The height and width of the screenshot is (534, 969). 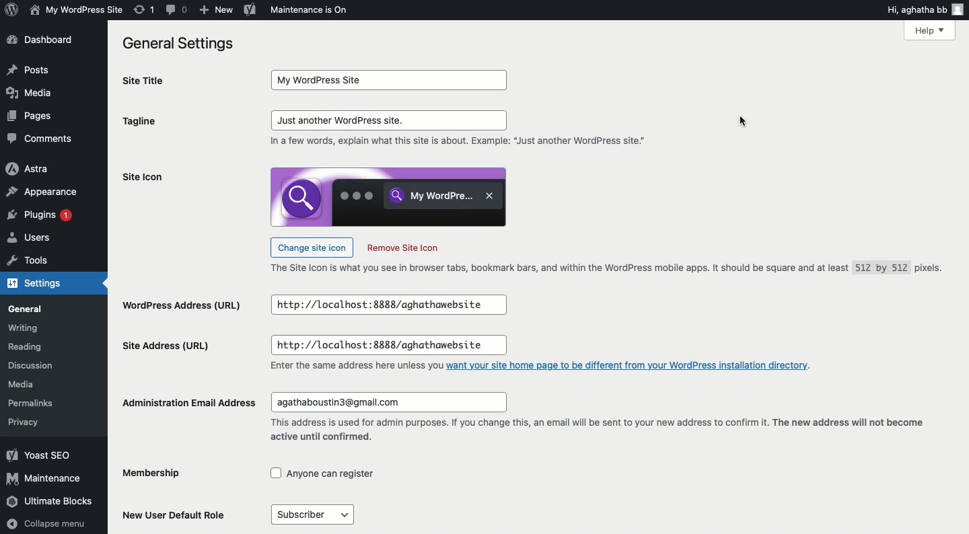 What do you see at coordinates (25, 385) in the screenshot?
I see `Media` at bounding box center [25, 385].